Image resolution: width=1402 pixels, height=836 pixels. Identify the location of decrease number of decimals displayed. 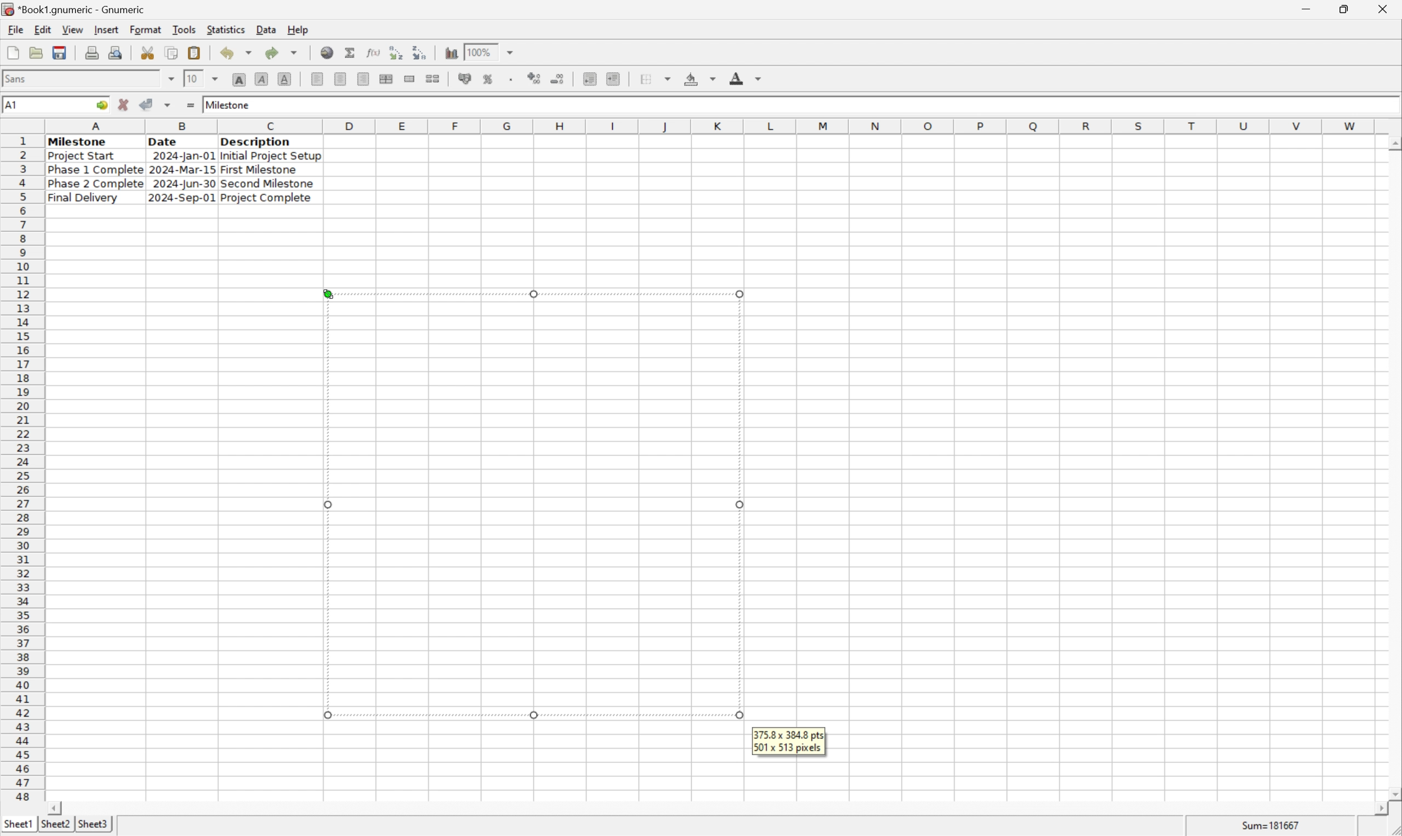
(560, 80).